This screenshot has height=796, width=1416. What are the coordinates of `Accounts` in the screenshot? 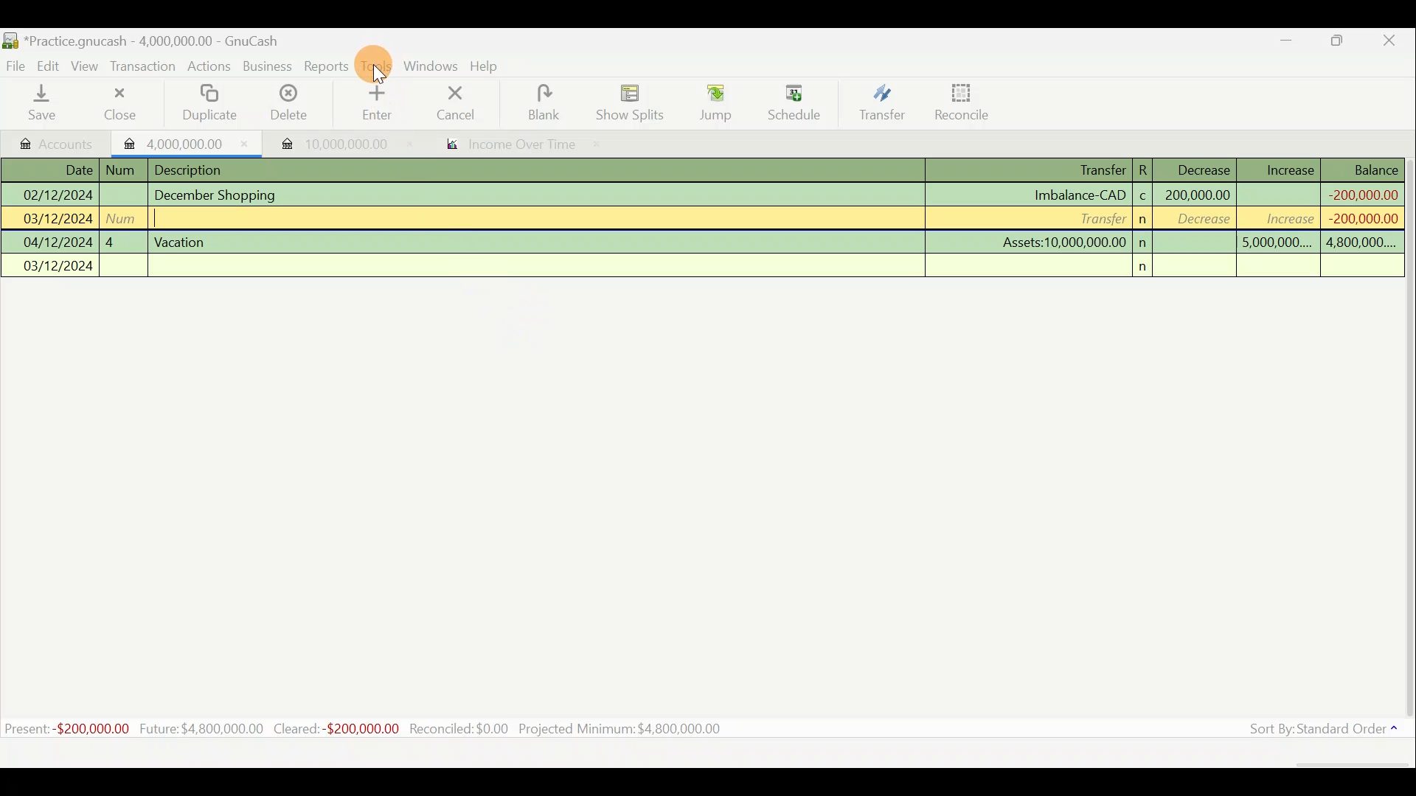 It's located at (52, 141).